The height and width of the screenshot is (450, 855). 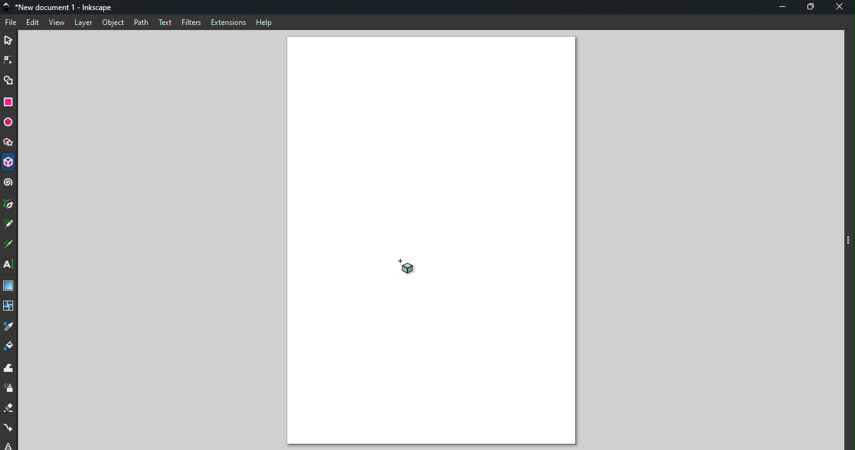 I want to click on Gradient tool, so click(x=9, y=284).